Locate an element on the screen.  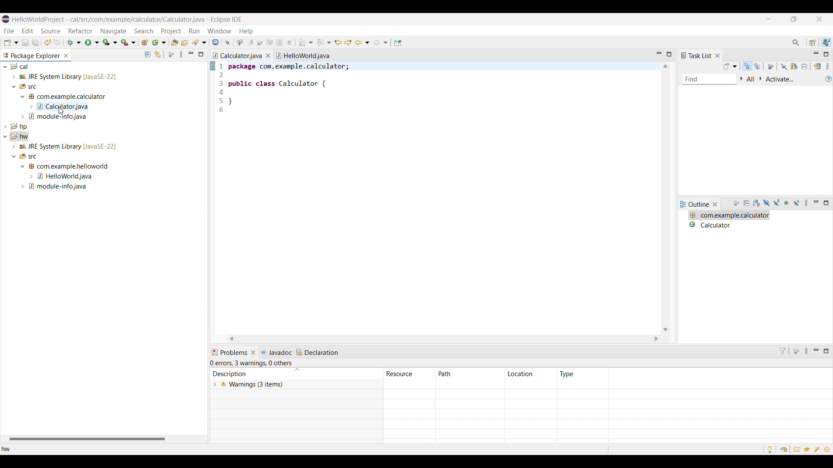
Close interface is located at coordinates (819, 19).